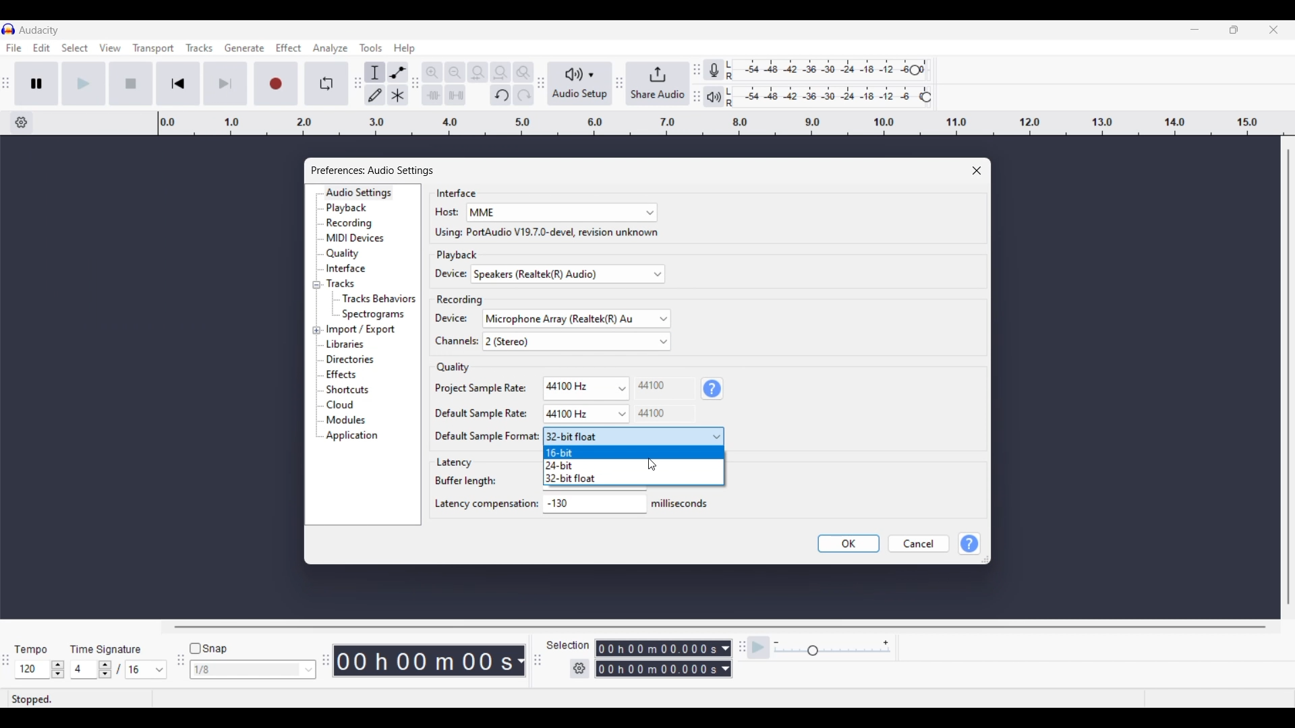 The height and width of the screenshot is (728, 1295). Describe the element at coordinates (397, 72) in the screenshot. I see `Envelop tool` at that location.